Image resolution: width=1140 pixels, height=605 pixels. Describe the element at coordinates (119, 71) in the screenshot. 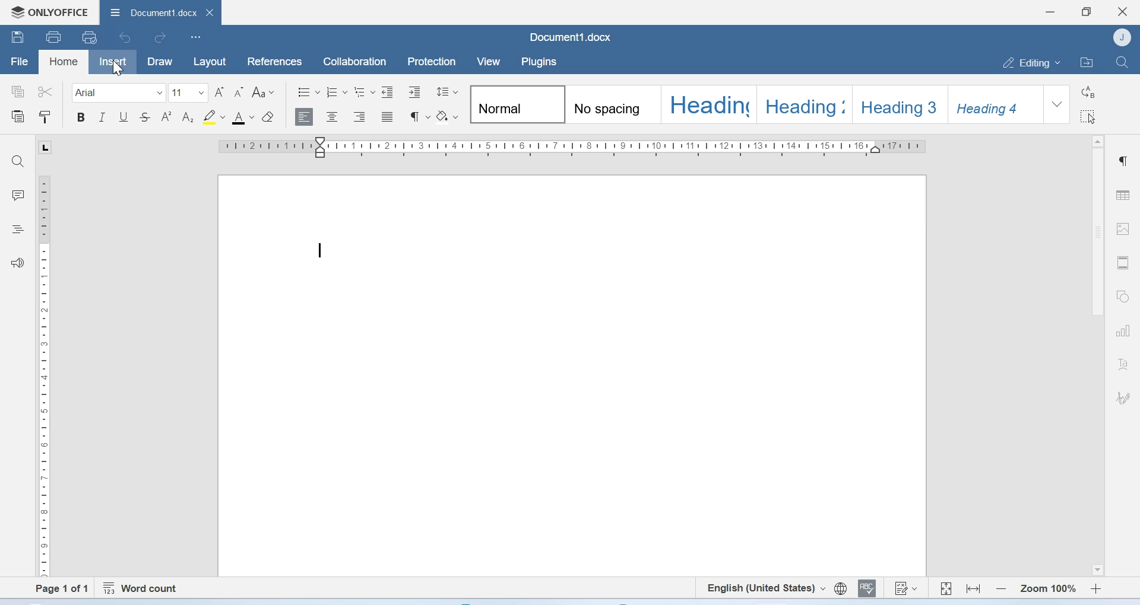

I see `Cursor` at that location.